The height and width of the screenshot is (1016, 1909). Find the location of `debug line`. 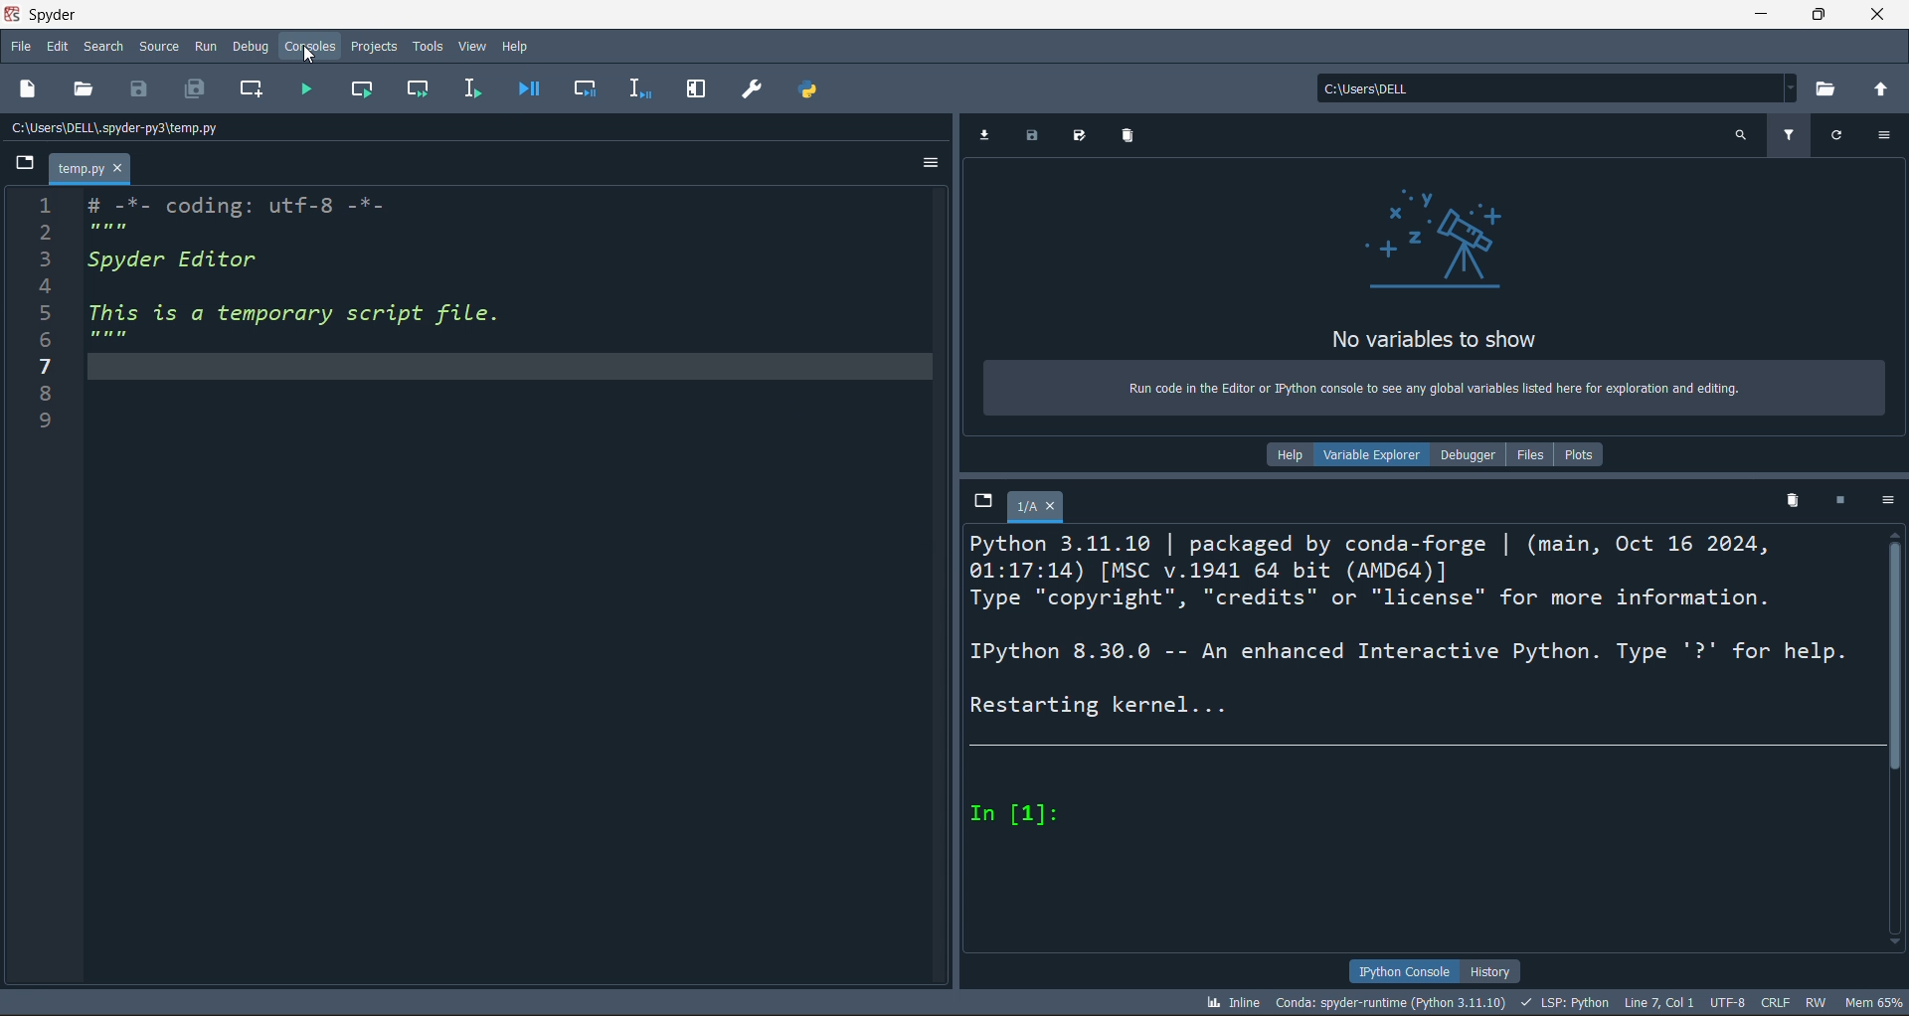

debug line is located at coordinates (643, 88).